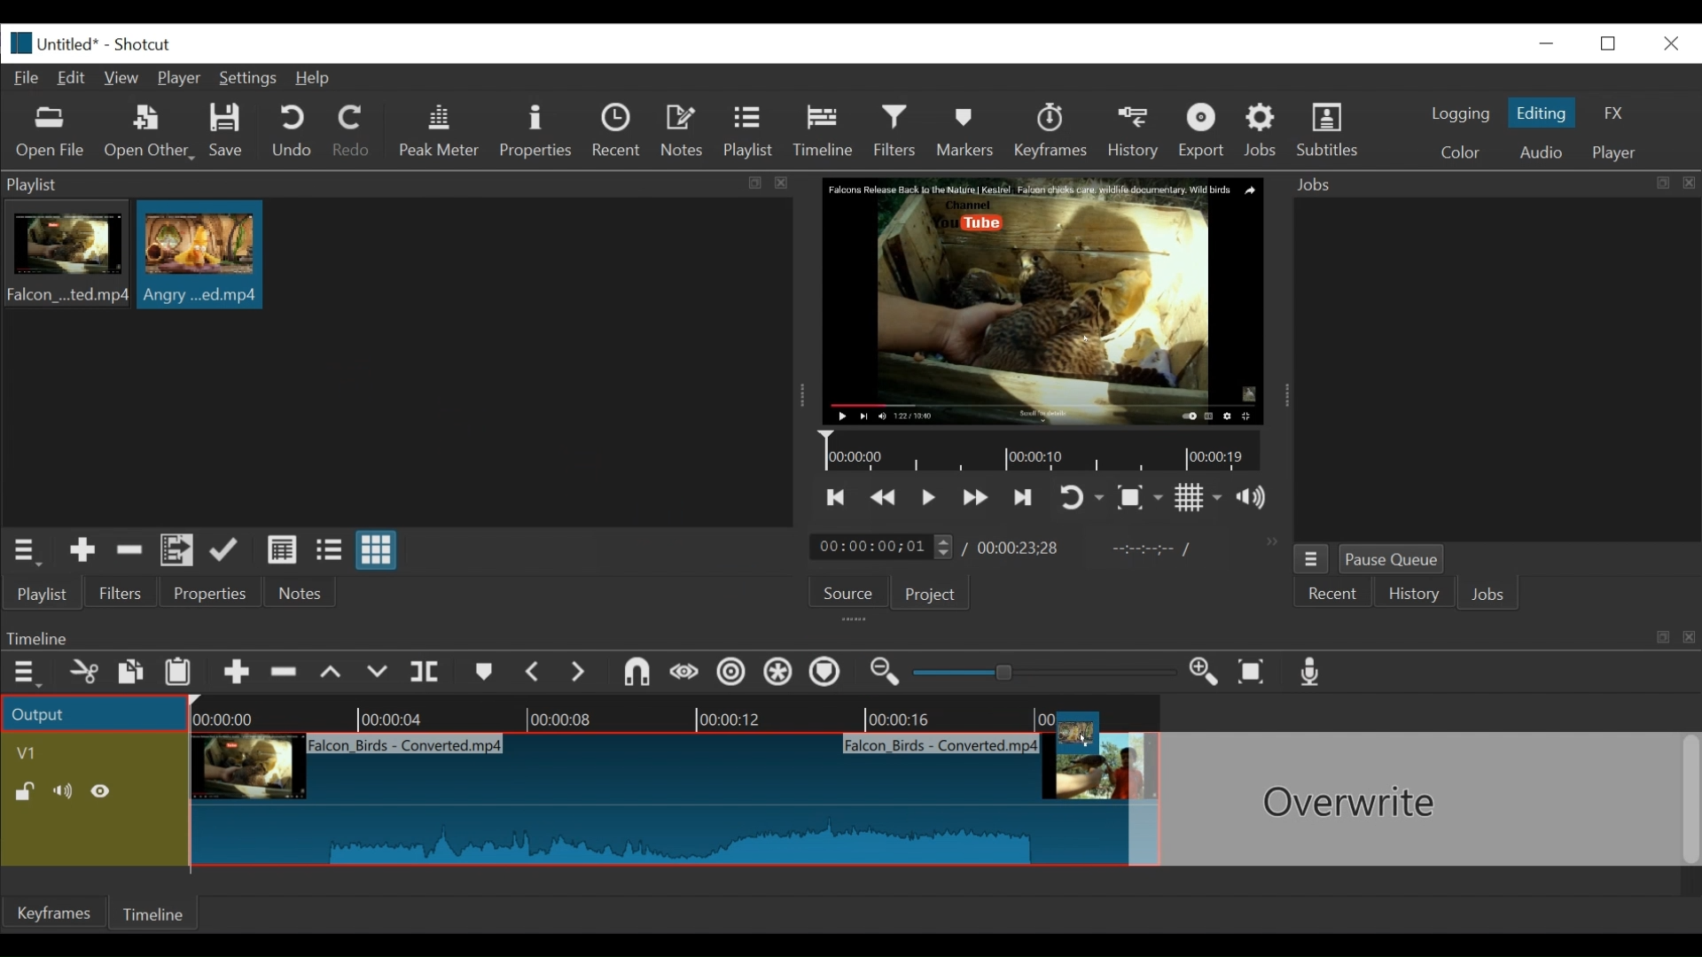 The image size is (1702, 957). What do you see at coordinates (28, 549) in the screenshot?
I see `playlist menu` at bounding box center [28, 549].